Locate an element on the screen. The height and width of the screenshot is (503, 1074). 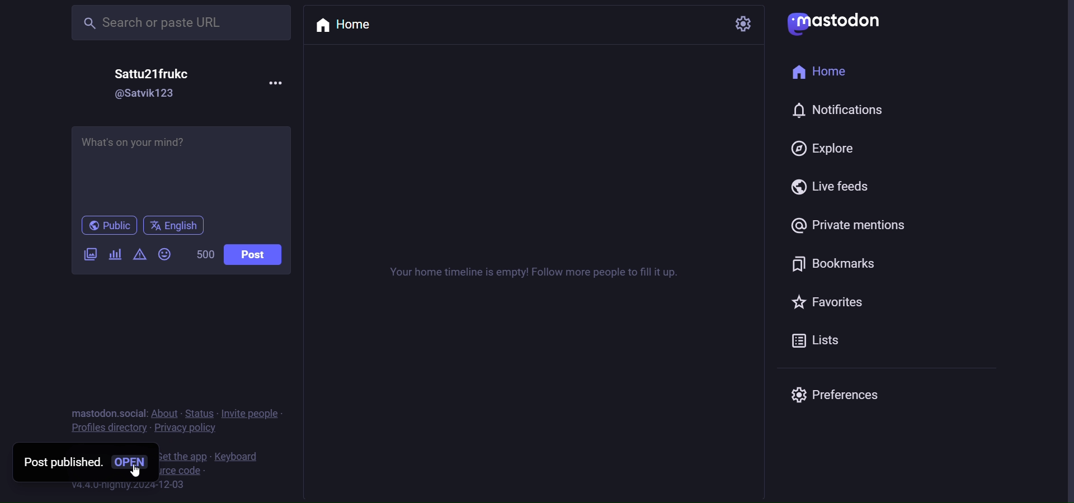
open is located at coordinates (135, 461).